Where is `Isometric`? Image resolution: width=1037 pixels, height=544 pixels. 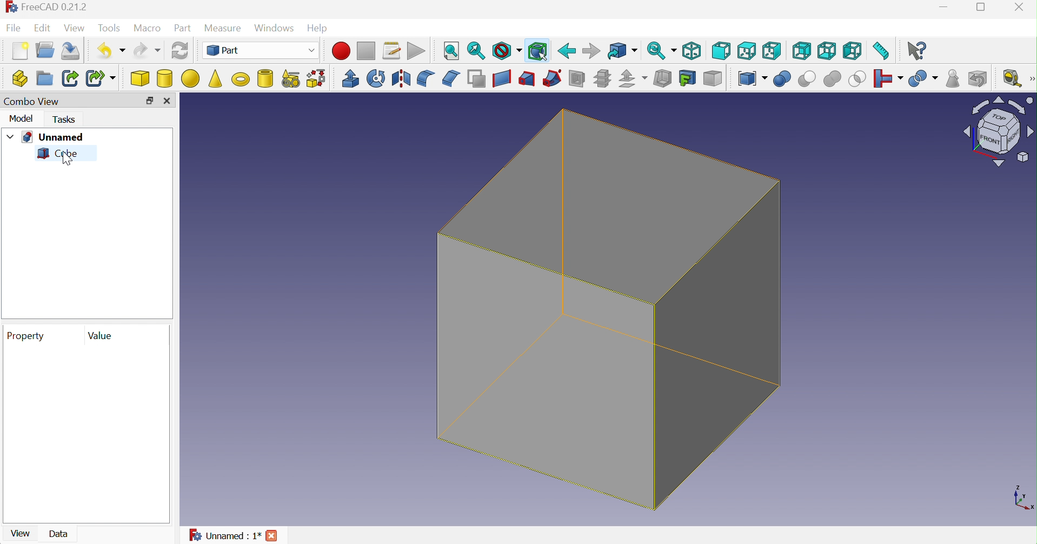 Isometric is located at coordinates (692, 53).